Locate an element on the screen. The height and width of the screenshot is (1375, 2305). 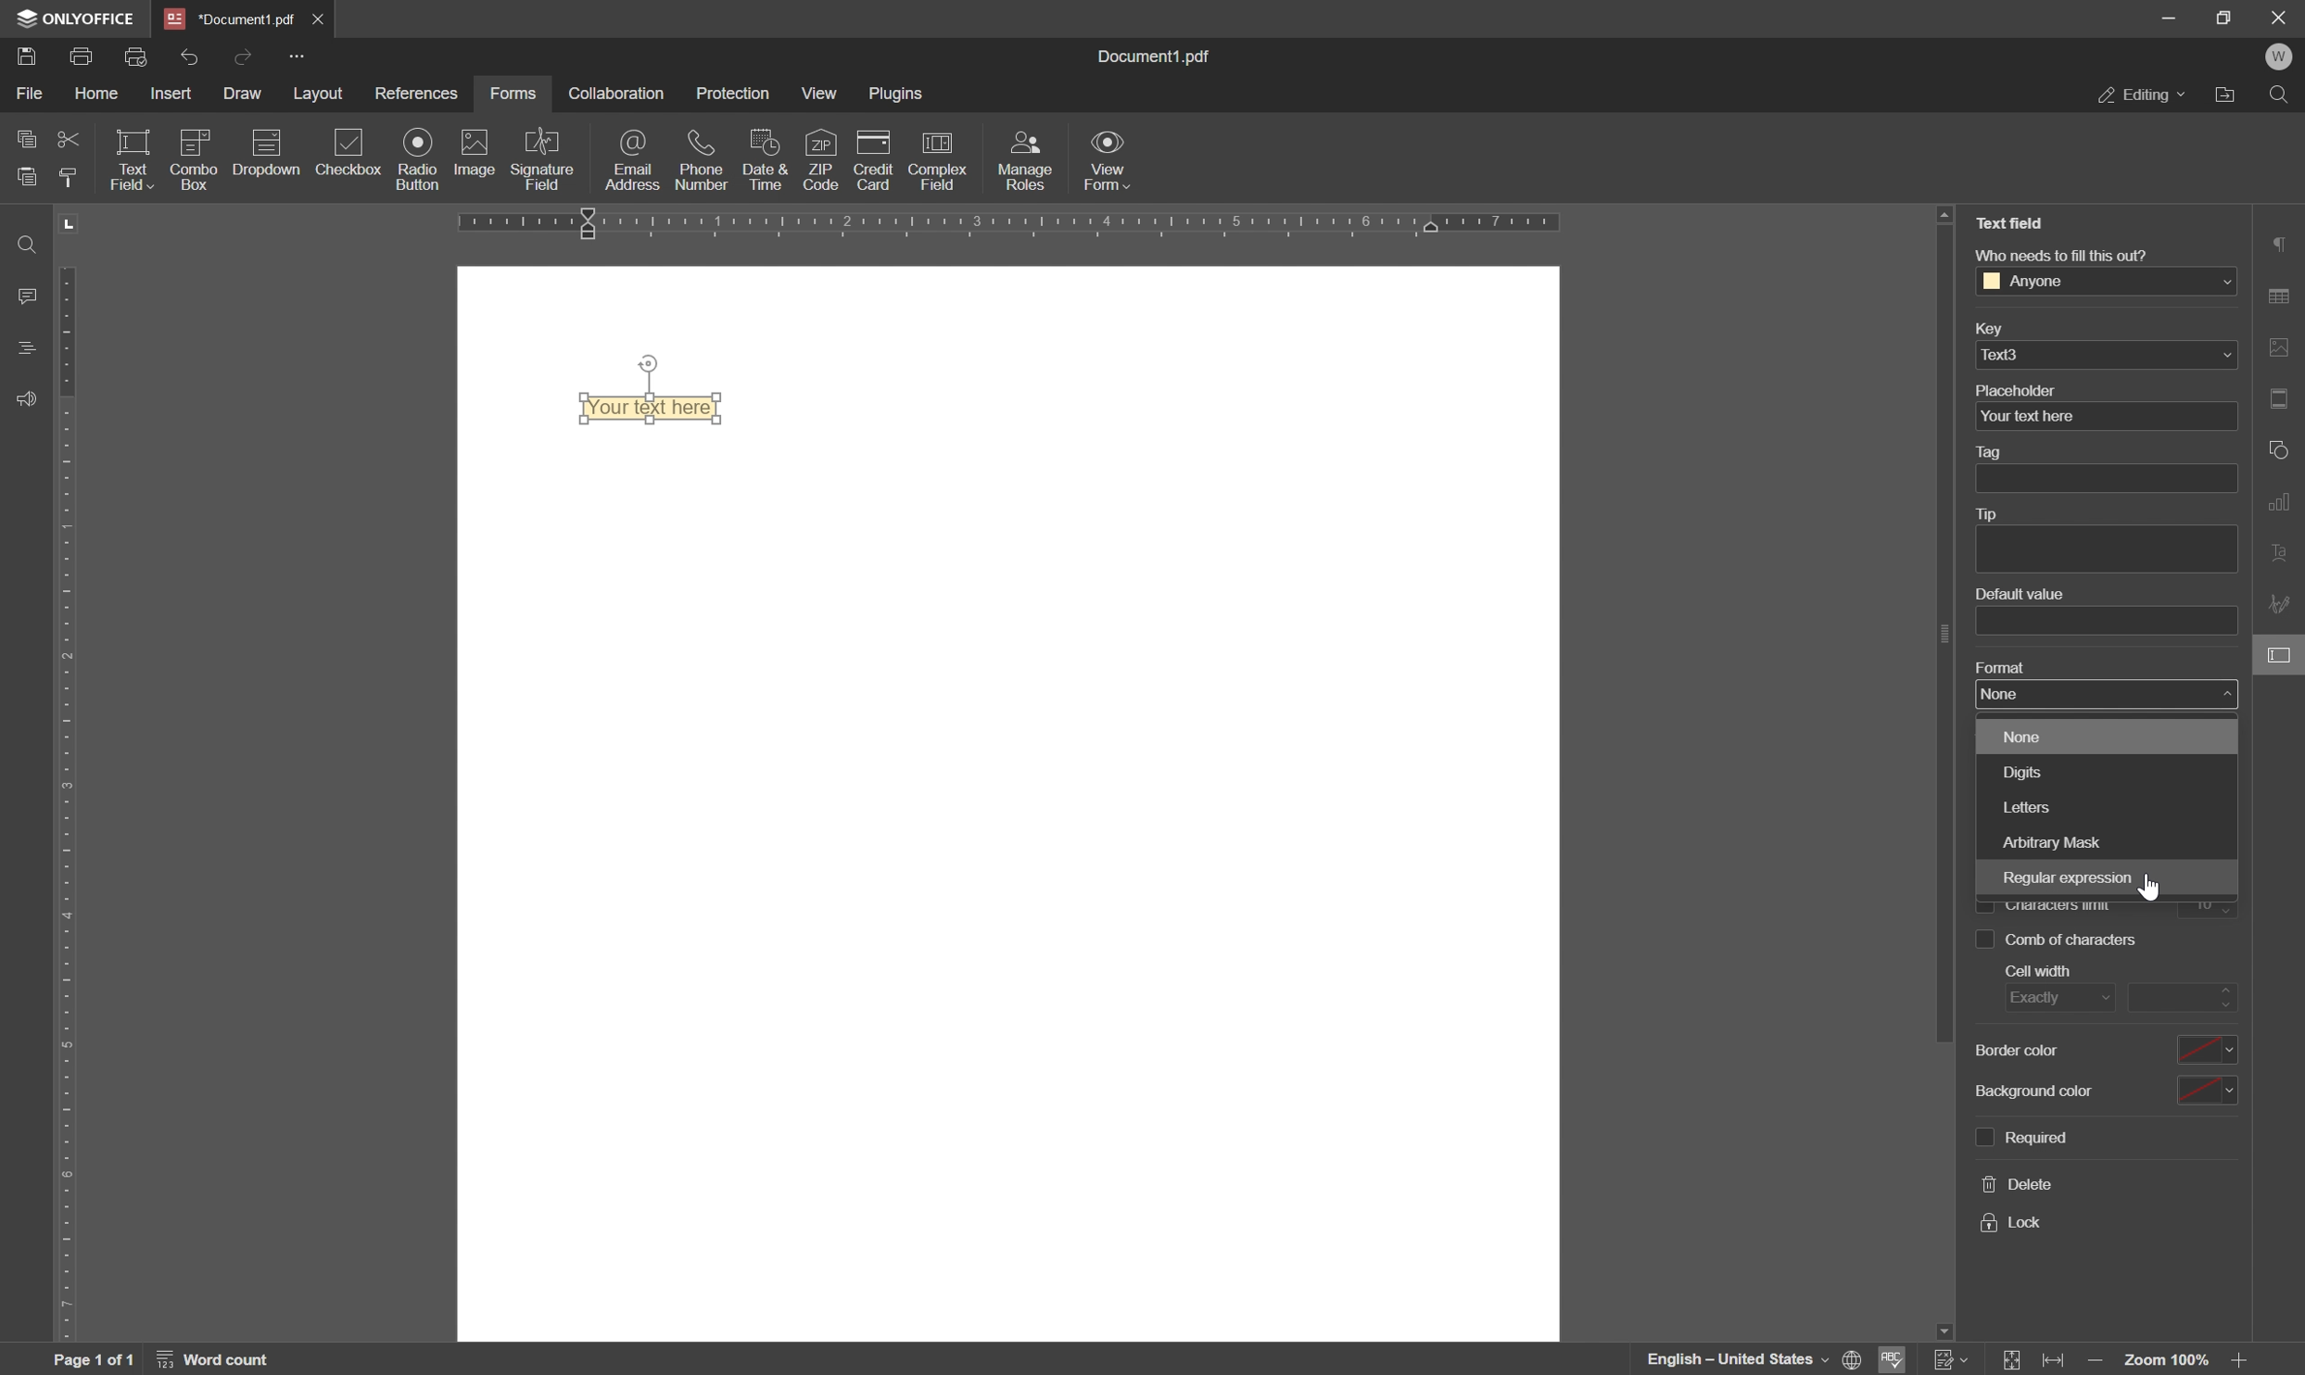
references is located at coordinates (417, 93).